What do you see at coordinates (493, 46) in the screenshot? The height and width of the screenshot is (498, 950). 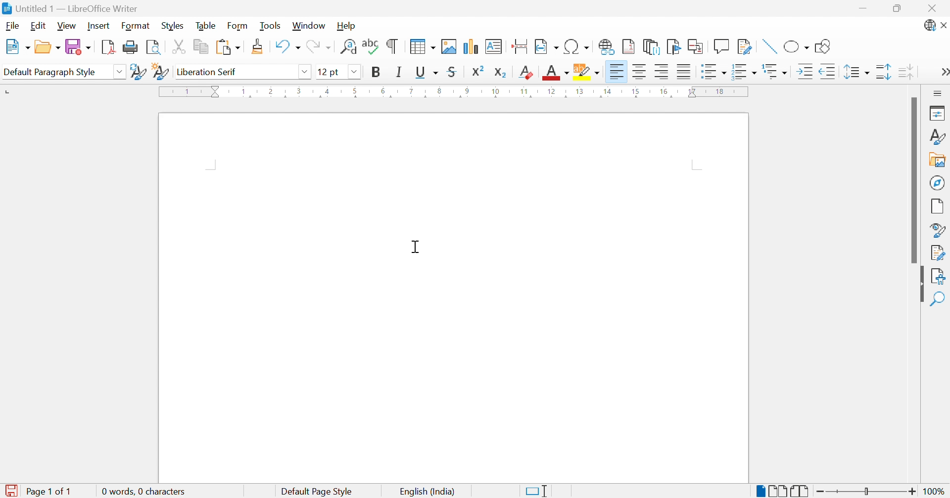 I see `Insert text box` at bounding box center [493, 46].